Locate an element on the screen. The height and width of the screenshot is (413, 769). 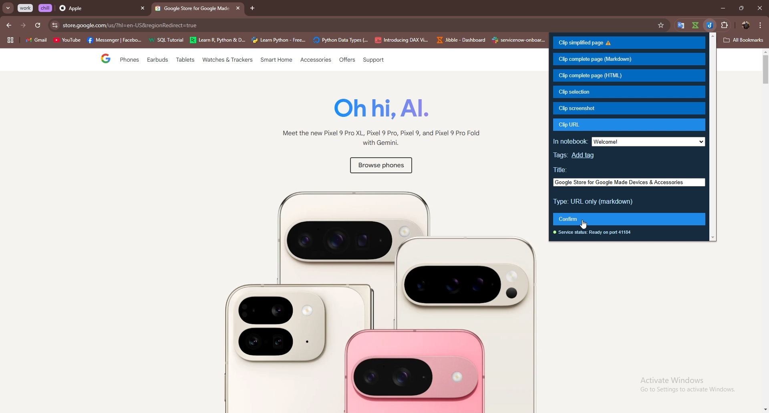
‘Smart Home is located at coordinates (277, 60).